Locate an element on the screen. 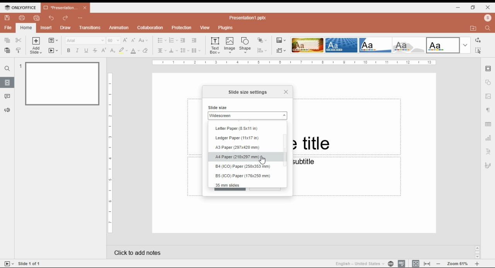 This screenshot has width=495, height=268. fit to slide is located at coordinates (416, 263).